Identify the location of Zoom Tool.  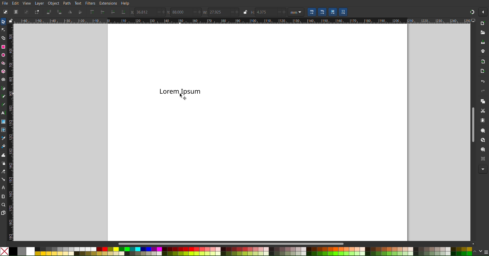
(3, 205).